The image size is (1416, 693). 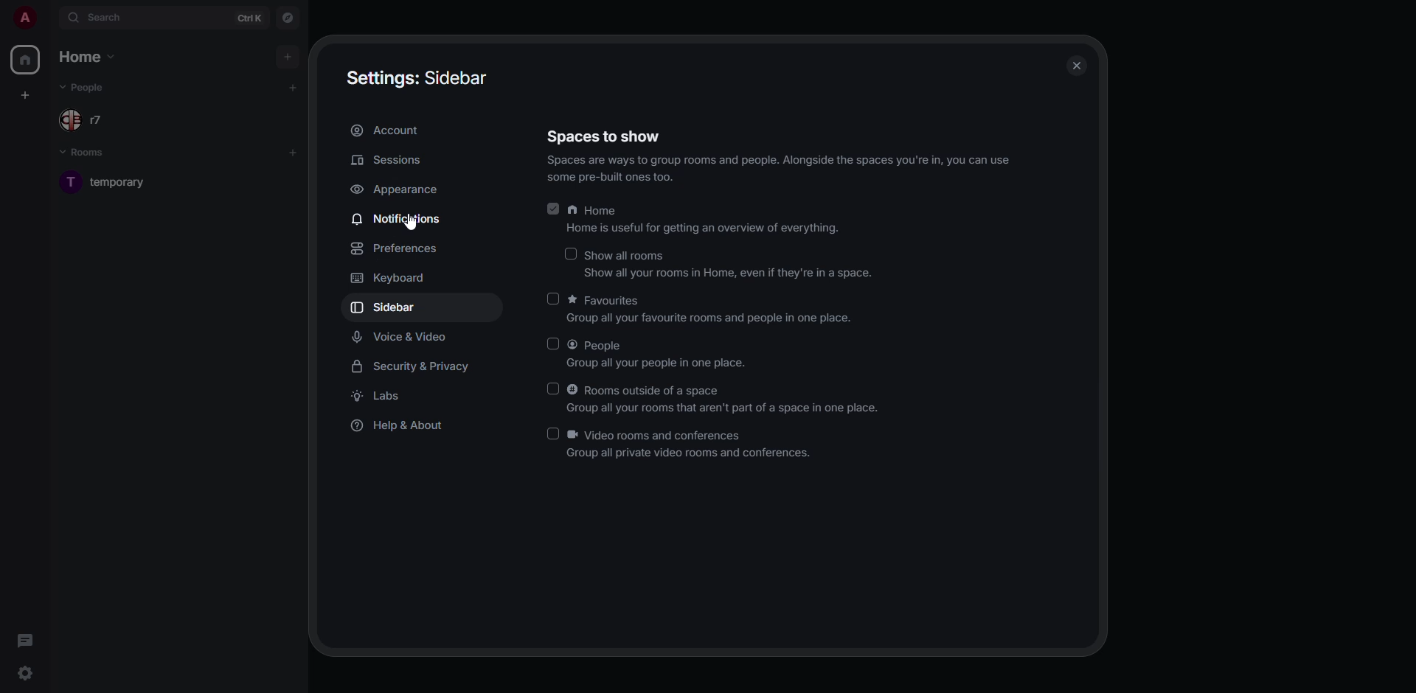 I want to click on profile, so click(x=22, y=18).